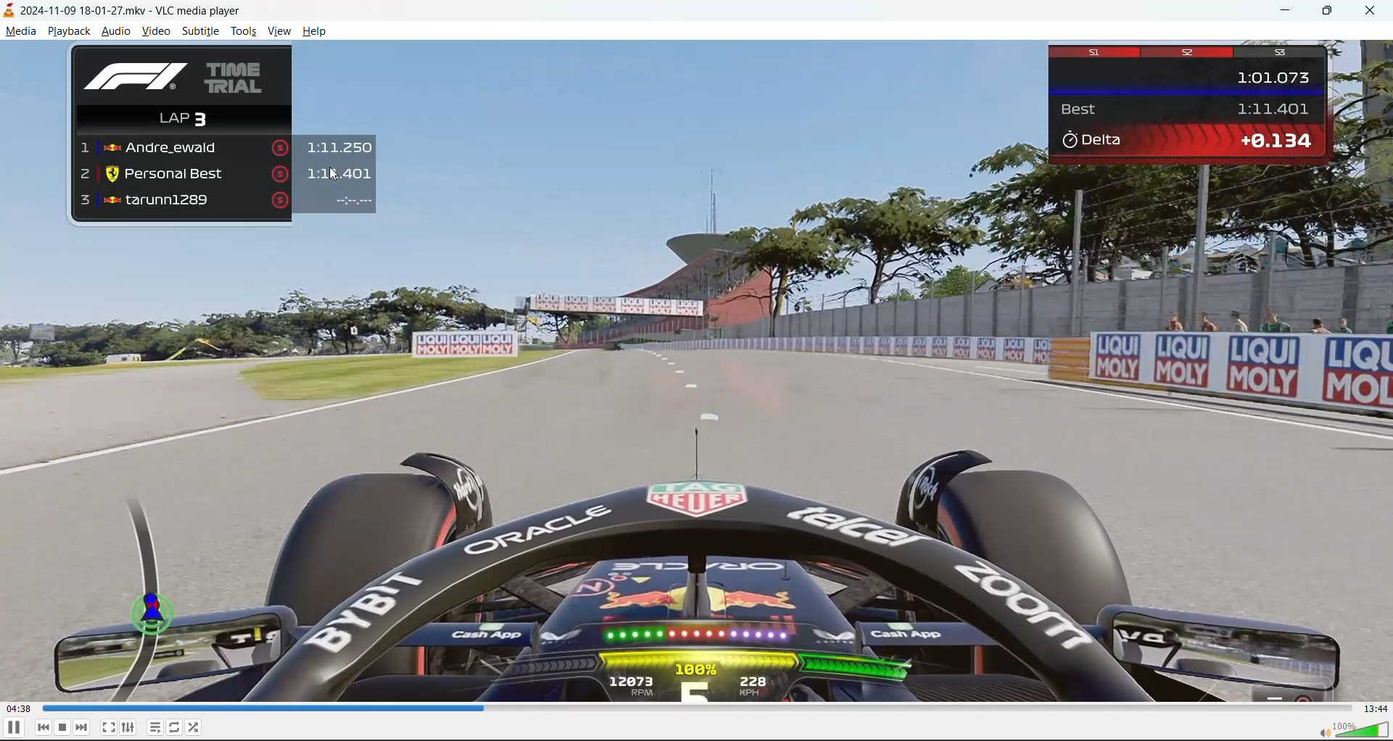 The height and width of the screenshot is (741, 1393). What do you see at coordinates (1328, 12) in the screenshot?
I see `maximize` at bounding box center [1328, 12].